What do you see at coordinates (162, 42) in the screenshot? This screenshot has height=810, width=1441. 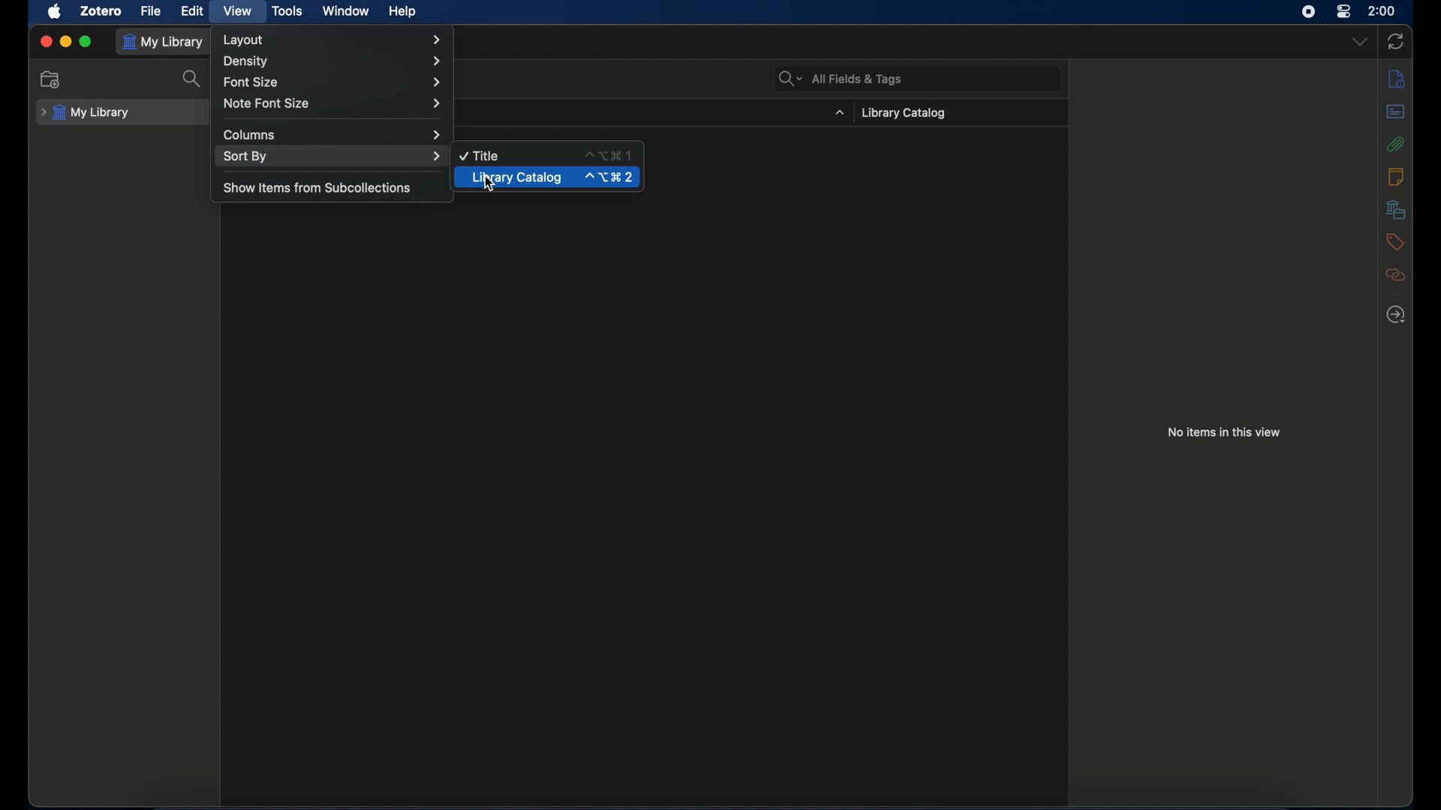 I see `my library` at bounding box center [162, 42].